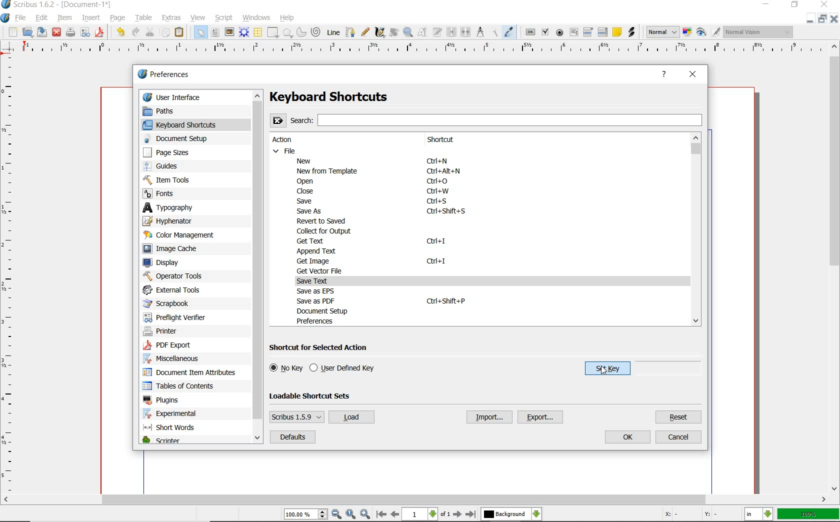 This screenshot has width=840, height=522. I want to click on table, so click(145, 17).